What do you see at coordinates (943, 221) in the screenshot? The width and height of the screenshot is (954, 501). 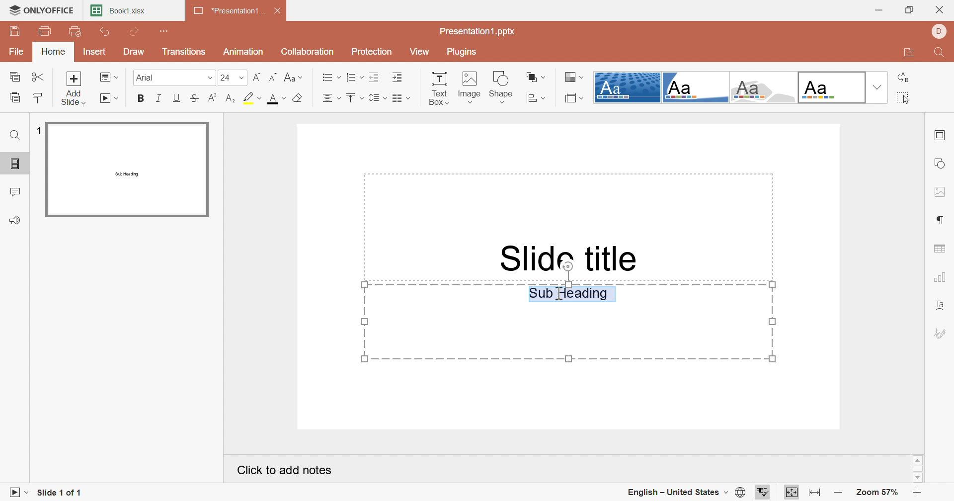 I see `Paragraph settings` at bounding box center [943, 221].